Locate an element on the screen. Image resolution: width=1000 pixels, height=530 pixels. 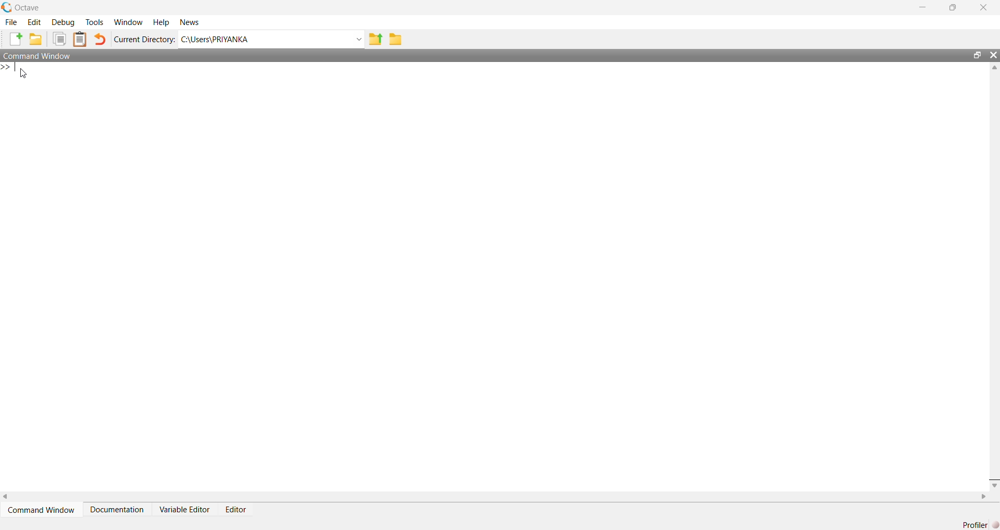
undo is located at coordinates (100, 40).